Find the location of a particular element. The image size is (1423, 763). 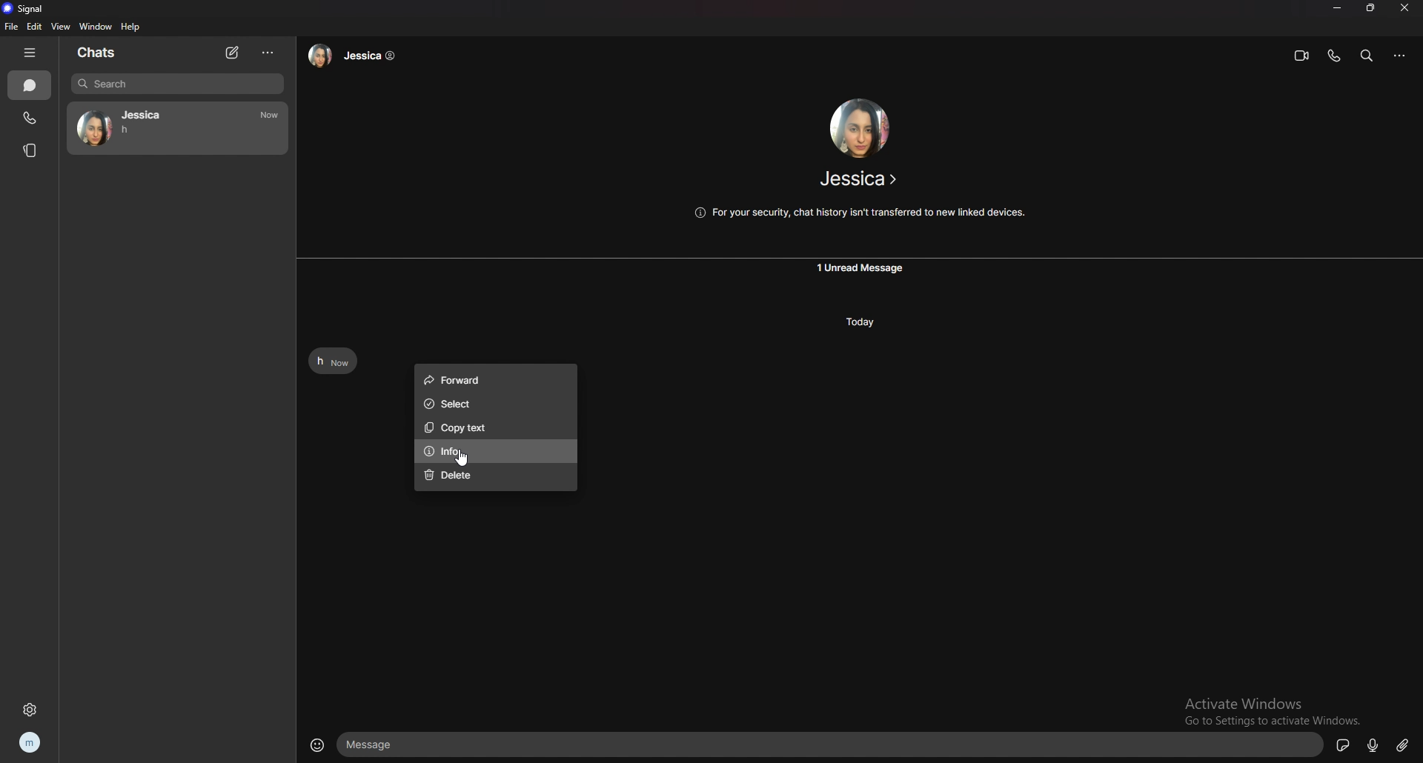

attachment is located at coordinates (1404, 743).